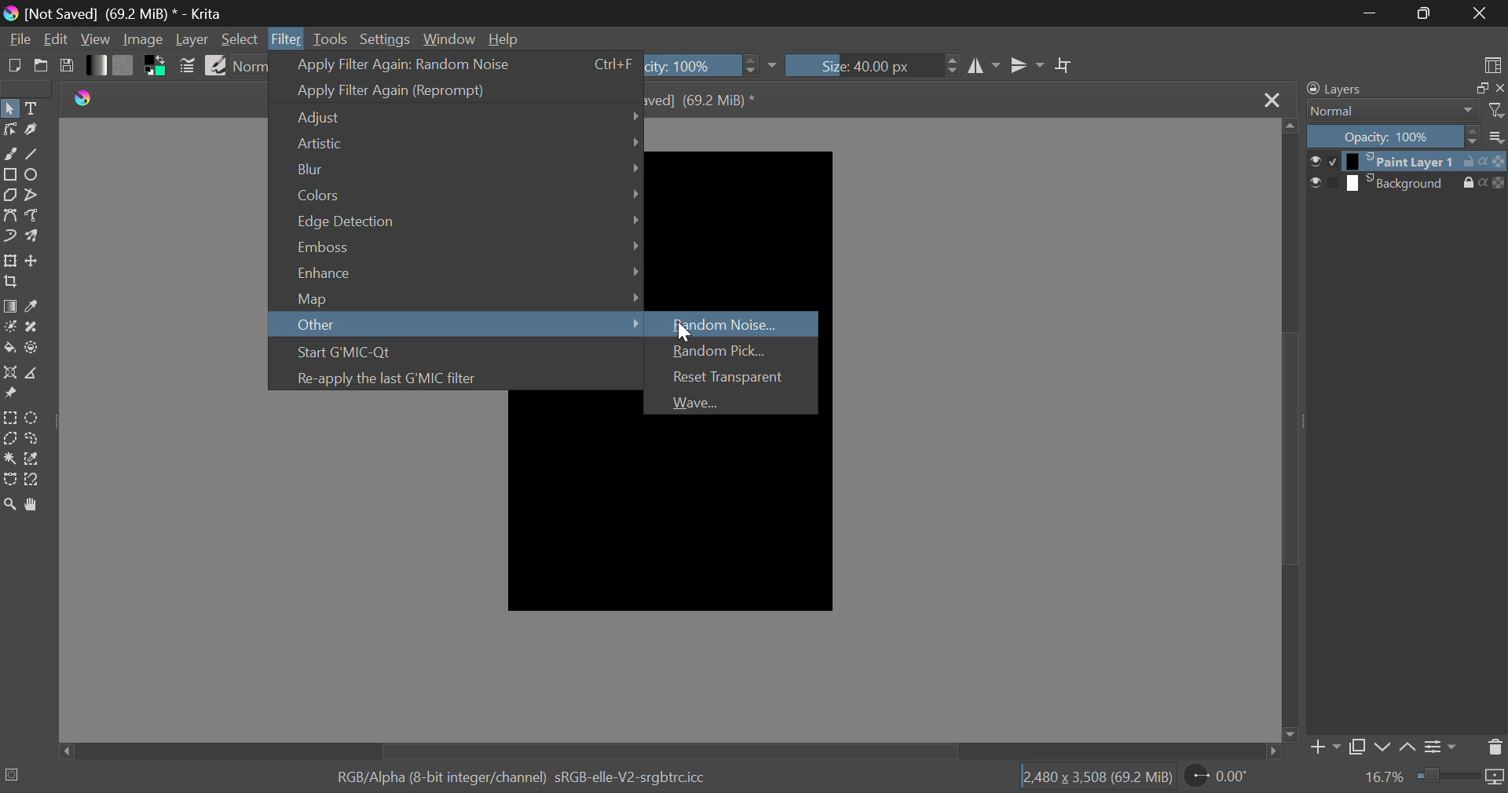 The height and width of the screenshot is (793, 1508). What do you see at coordinates (1323, 747) in the screenshot?
I see `Add Layer` at bounding box center [1323, 747].